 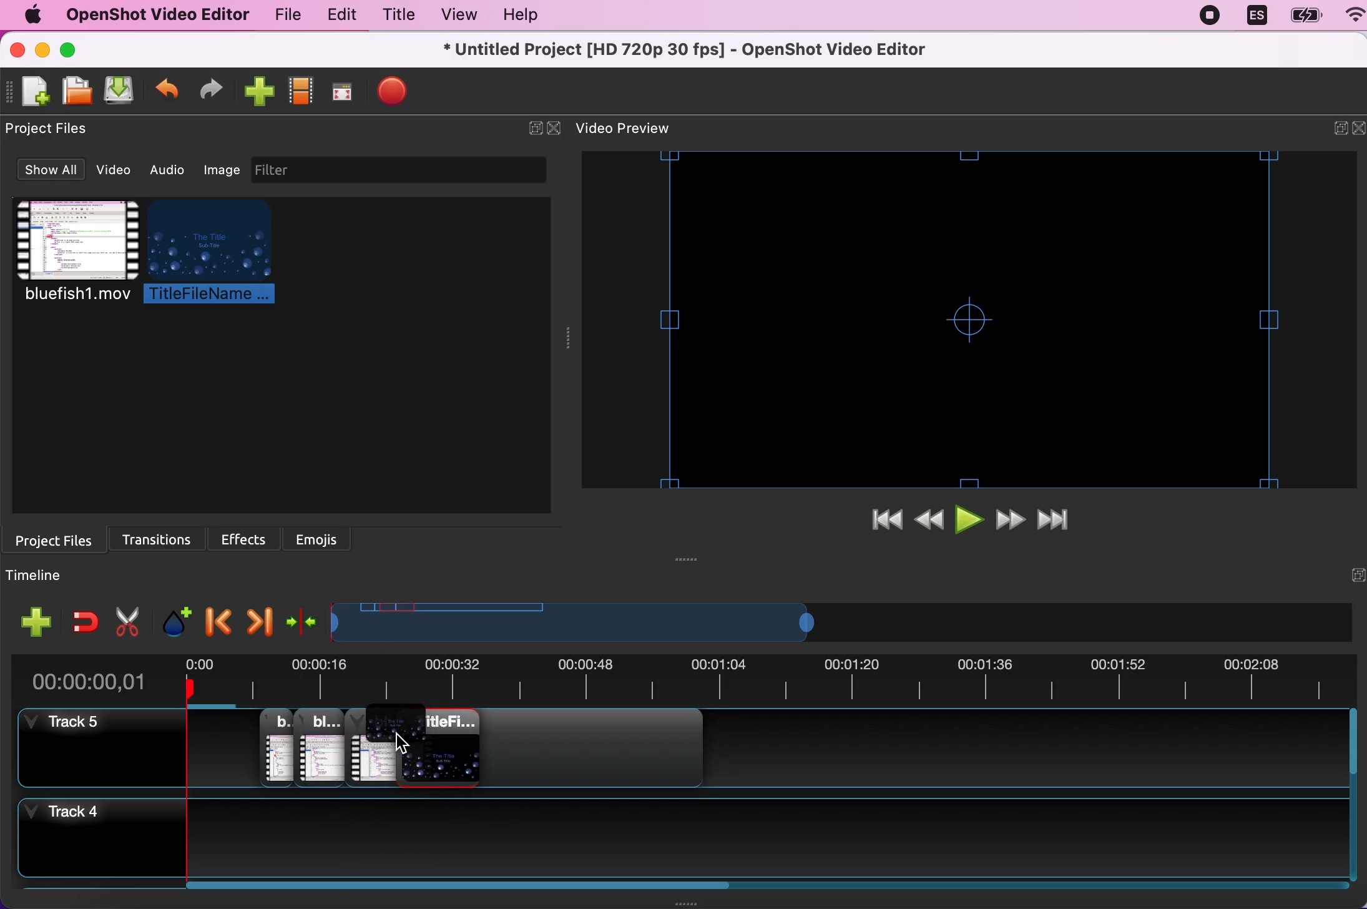 What do you see at coordinates (1301, 16) in the screenshot?
I see `battery` at bounding box center [1301, 16].